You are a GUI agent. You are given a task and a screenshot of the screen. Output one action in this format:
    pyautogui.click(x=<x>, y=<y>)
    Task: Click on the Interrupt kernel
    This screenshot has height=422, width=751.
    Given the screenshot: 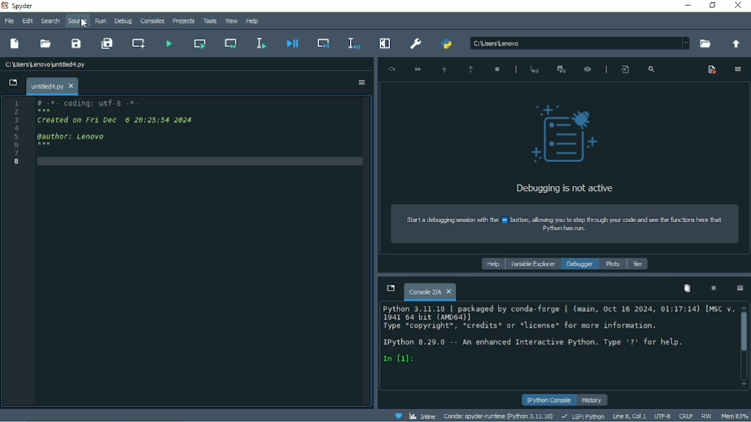 What is the action you would take?
    pyautogui.click(x=712, y=289)
    